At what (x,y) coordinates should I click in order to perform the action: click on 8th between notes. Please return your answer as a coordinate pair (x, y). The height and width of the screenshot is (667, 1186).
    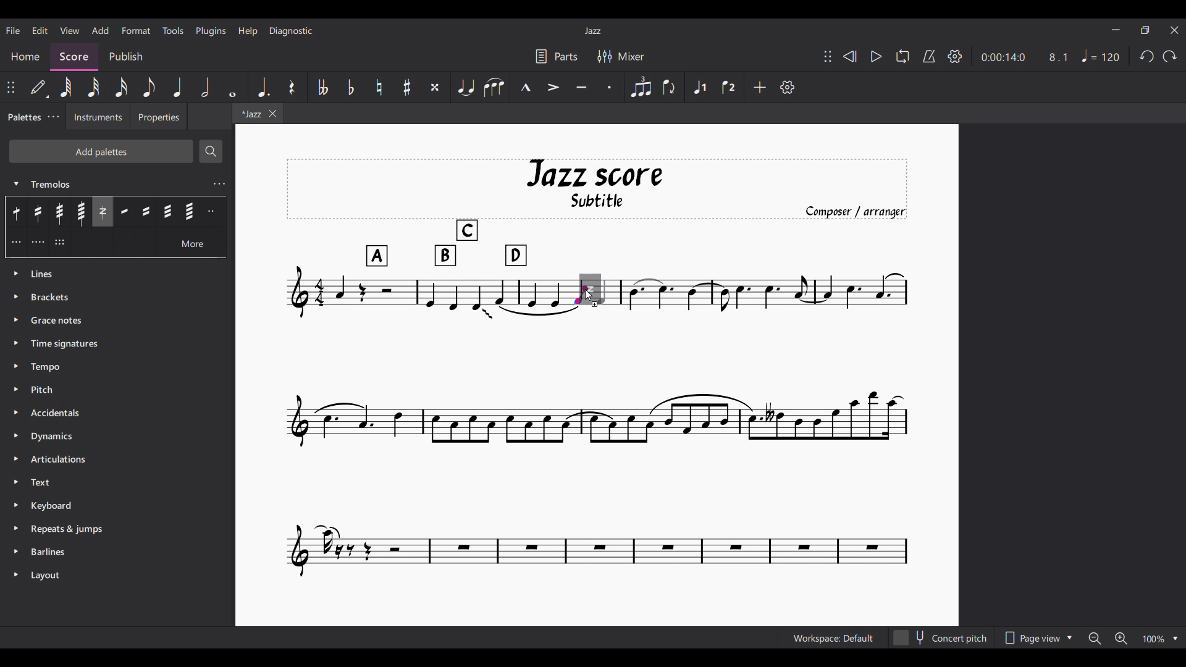
    Looking at the image, I should click on (124, 211).